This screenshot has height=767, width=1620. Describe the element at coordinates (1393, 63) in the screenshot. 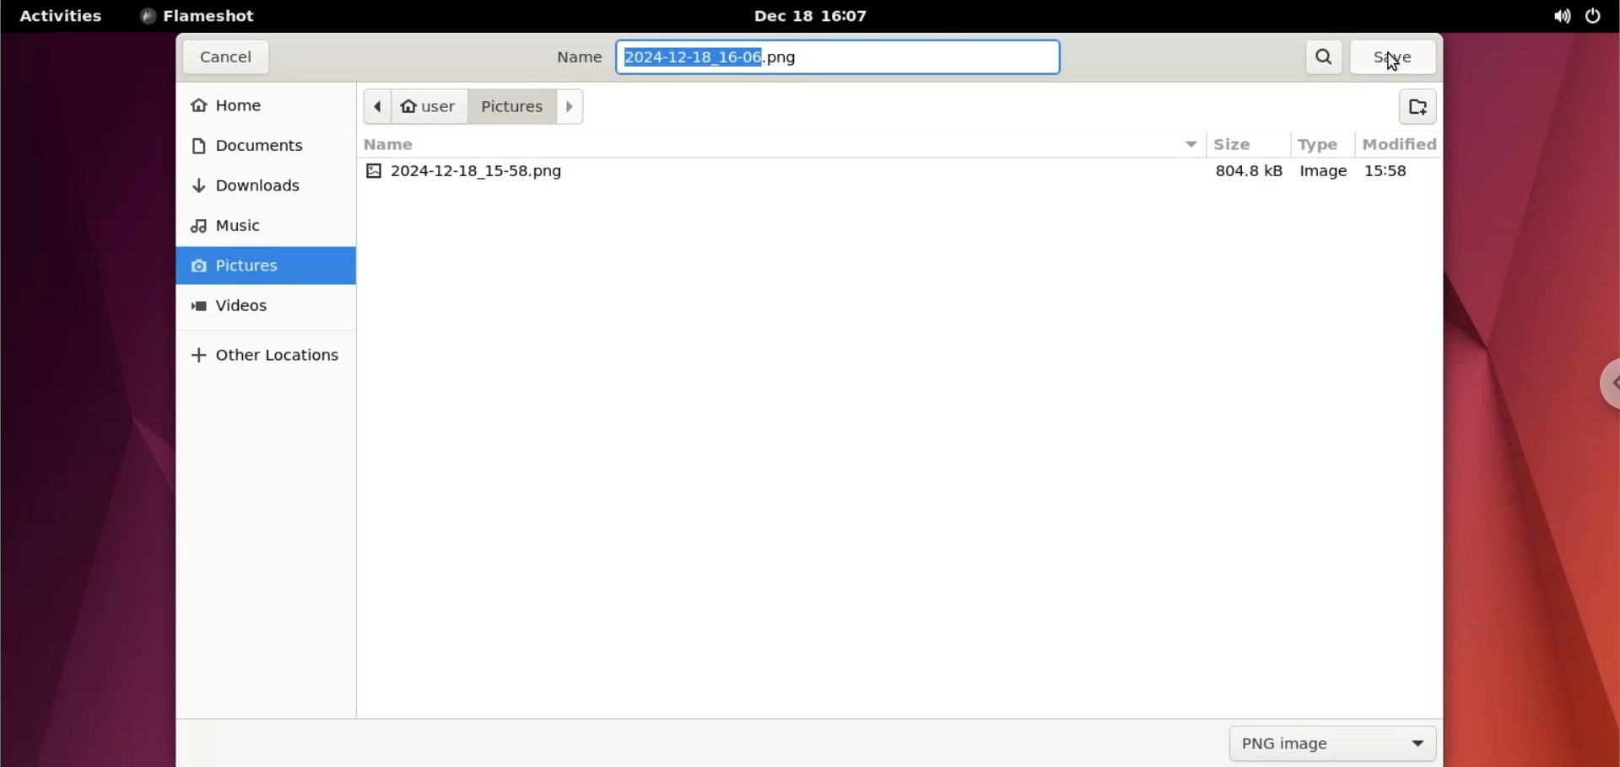

I see `cursor` at that location.